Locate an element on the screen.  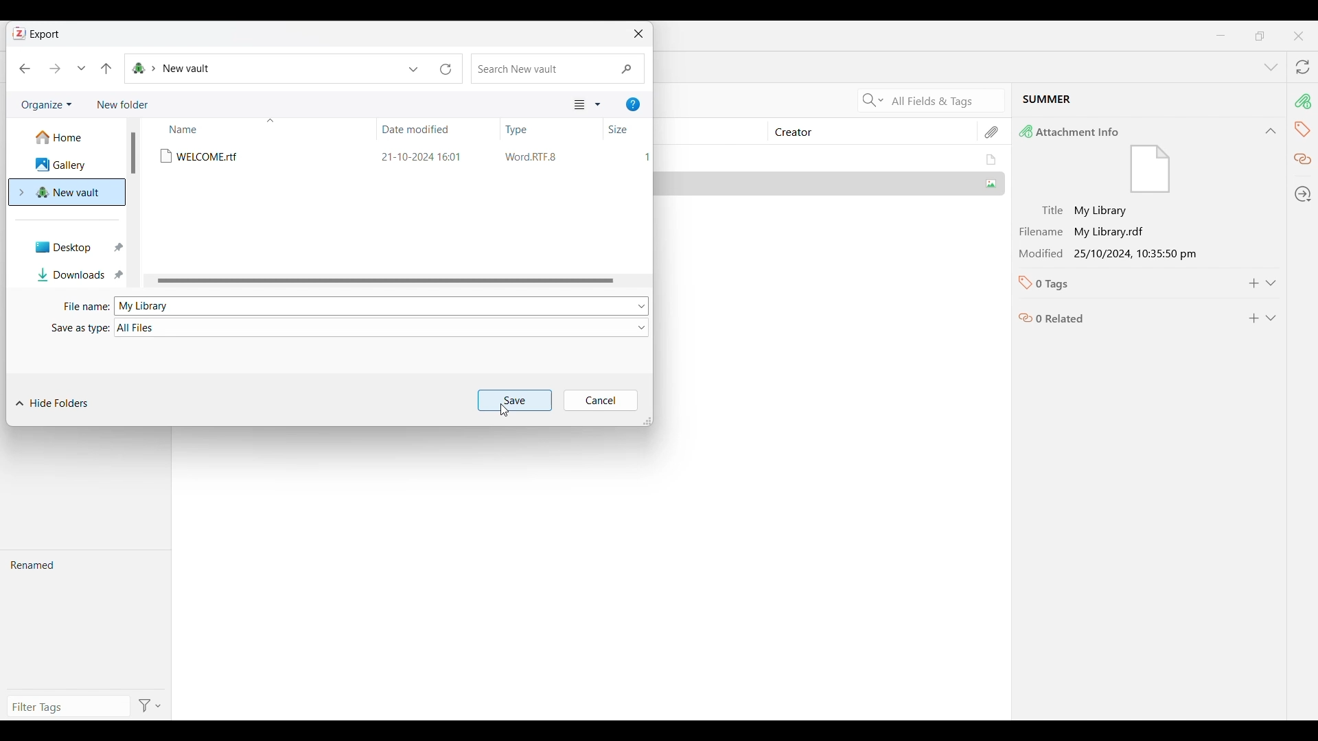
Move to the previous folder is located at coordinates (106, 67).